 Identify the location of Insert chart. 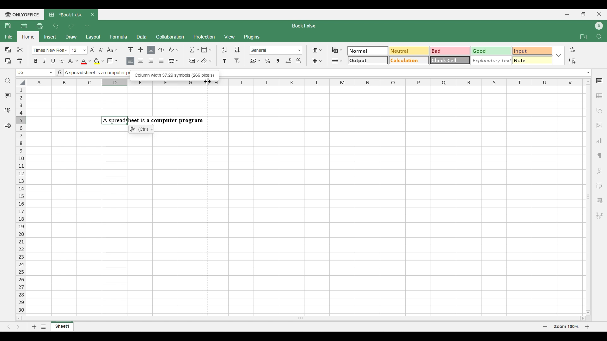
(600, 141).